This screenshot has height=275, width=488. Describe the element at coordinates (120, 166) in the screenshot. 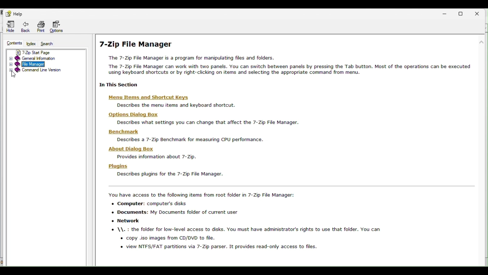

I see `Plugins` at that location.